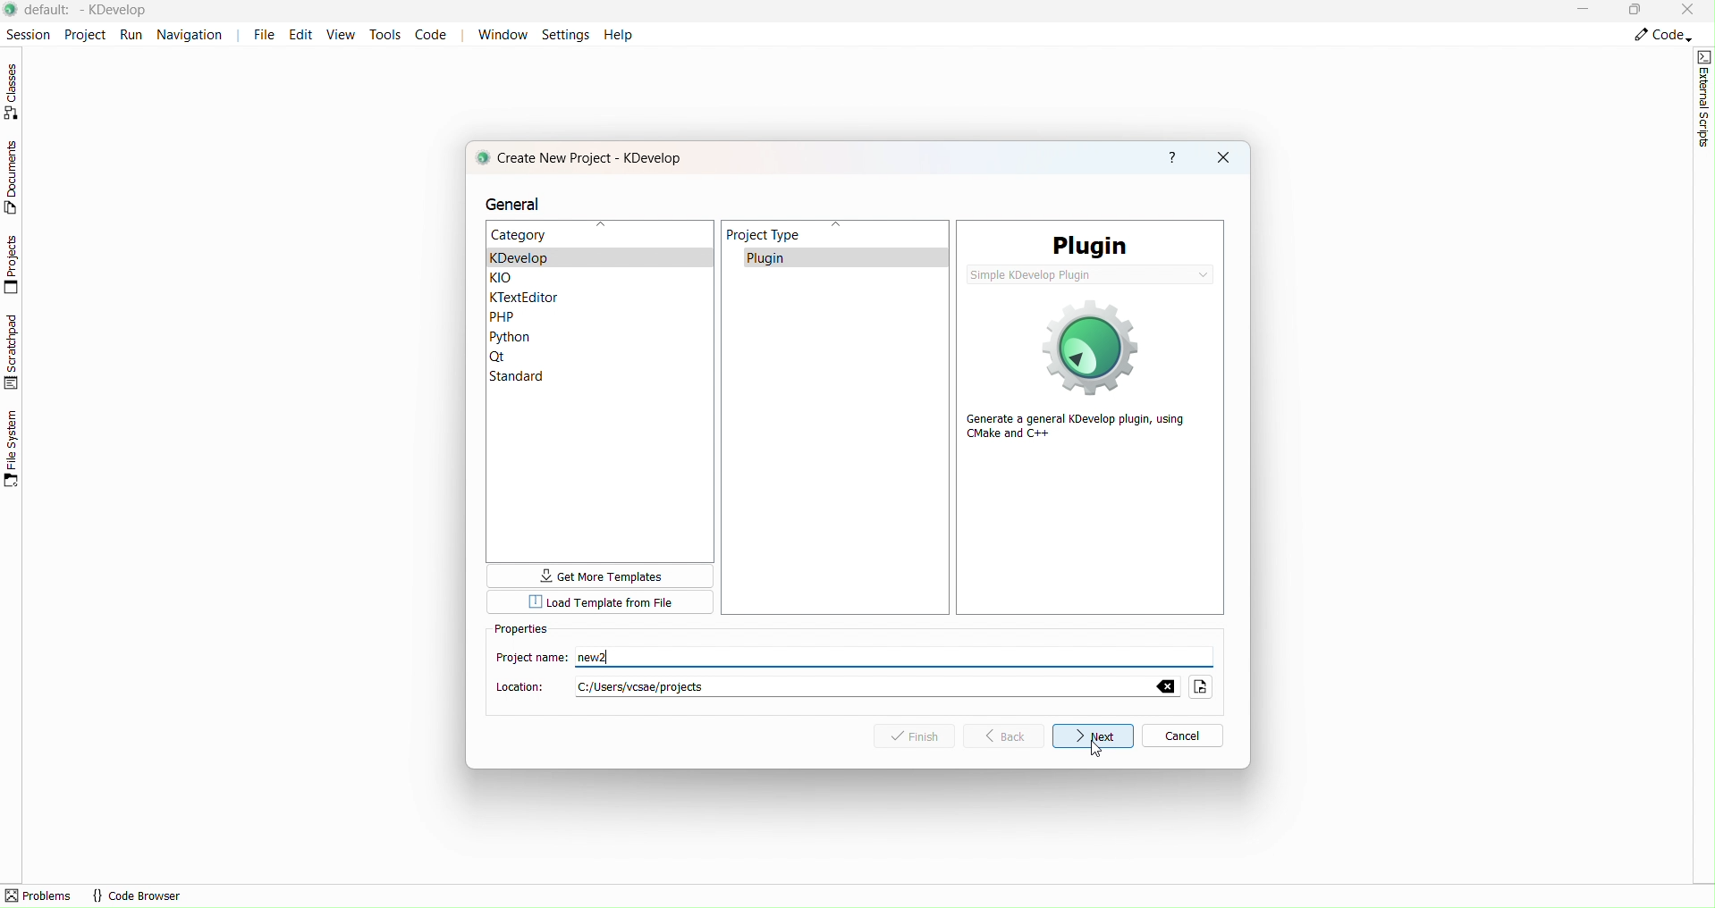 The width and height of the screenshot is (1715, 908). Describe the element at coordinates (132, 34) in the screenshot. I see `Run` at that location.